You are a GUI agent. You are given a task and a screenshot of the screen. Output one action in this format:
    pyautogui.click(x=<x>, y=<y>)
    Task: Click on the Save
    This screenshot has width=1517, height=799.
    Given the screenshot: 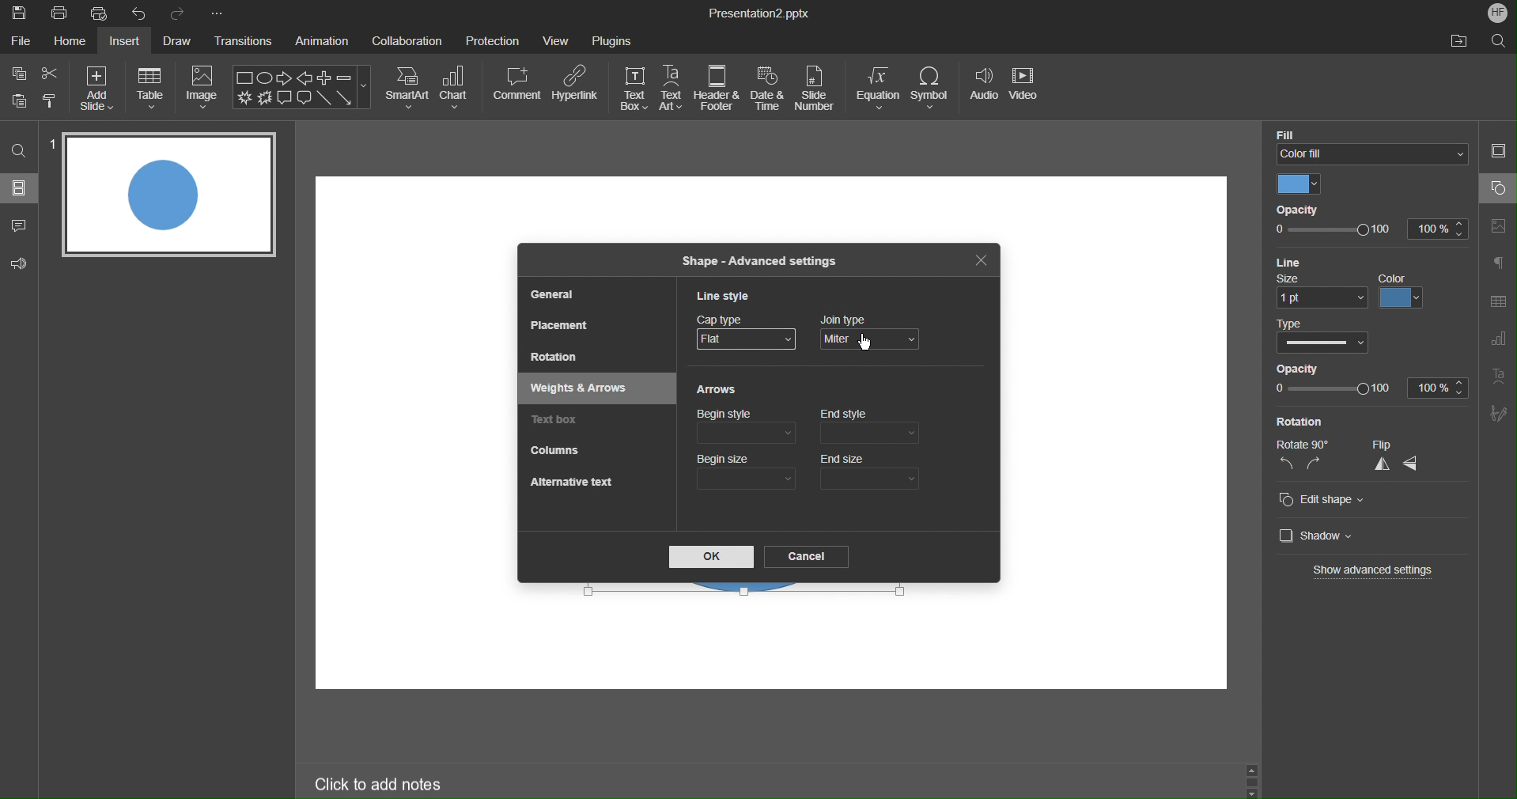 What is the action you would take?
    pyautogui.click(x=18, y=13)
    